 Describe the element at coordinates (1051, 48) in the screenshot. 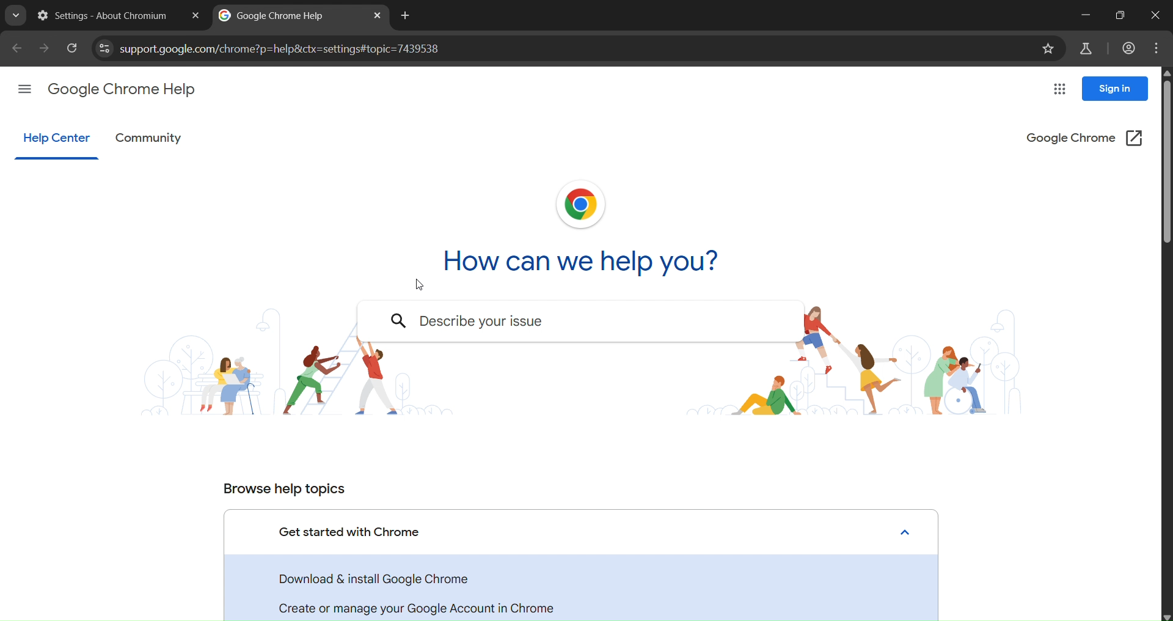

I see `bookmark page` at that location.